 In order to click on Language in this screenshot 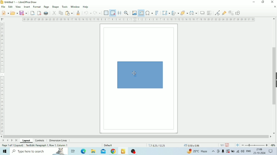, I will do `click(249, 151)`.